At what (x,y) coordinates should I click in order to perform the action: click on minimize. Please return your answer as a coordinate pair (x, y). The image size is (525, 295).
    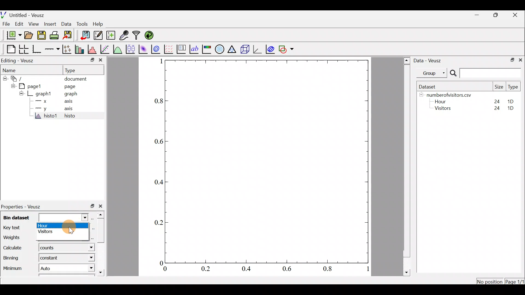
    Looking at the image, I should click on (477, 16).